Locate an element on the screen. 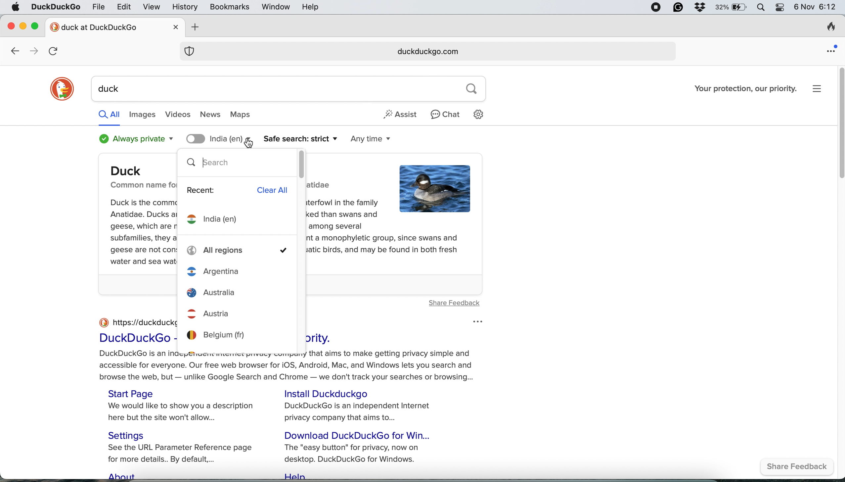 The width and height of the screenshot is (845, 482). share feedback is located at coordinates (800, 467).